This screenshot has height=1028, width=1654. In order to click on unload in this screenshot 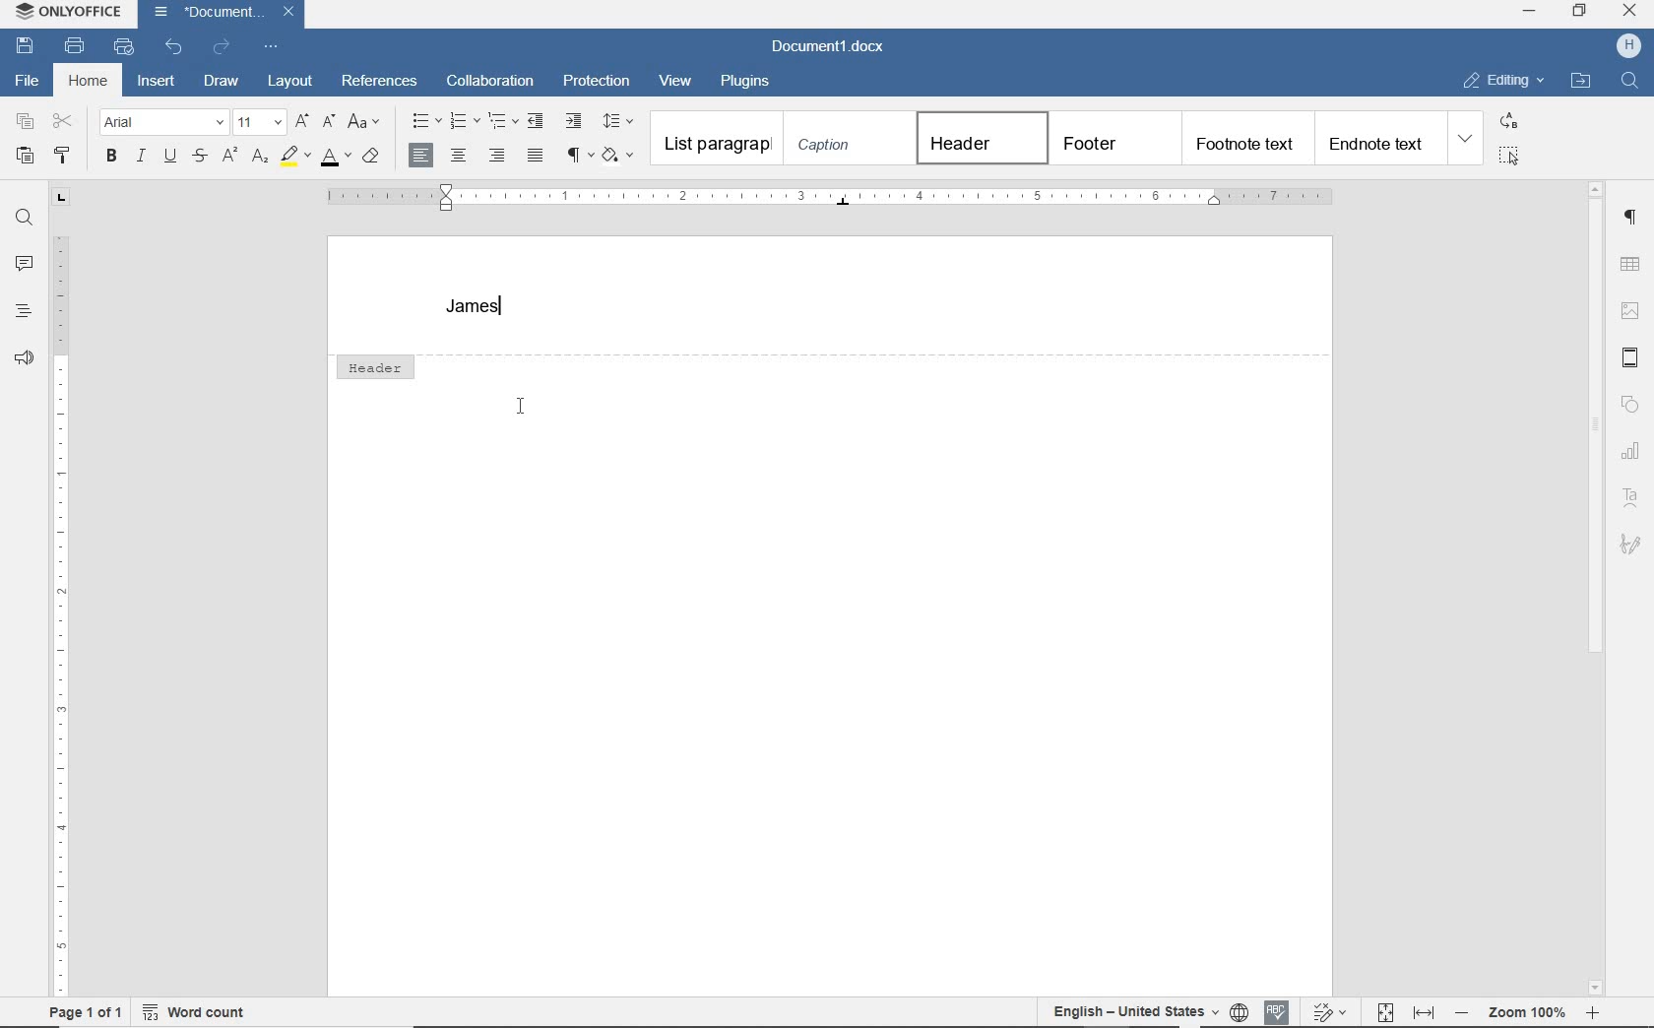, I will do `click(174, 45)`.